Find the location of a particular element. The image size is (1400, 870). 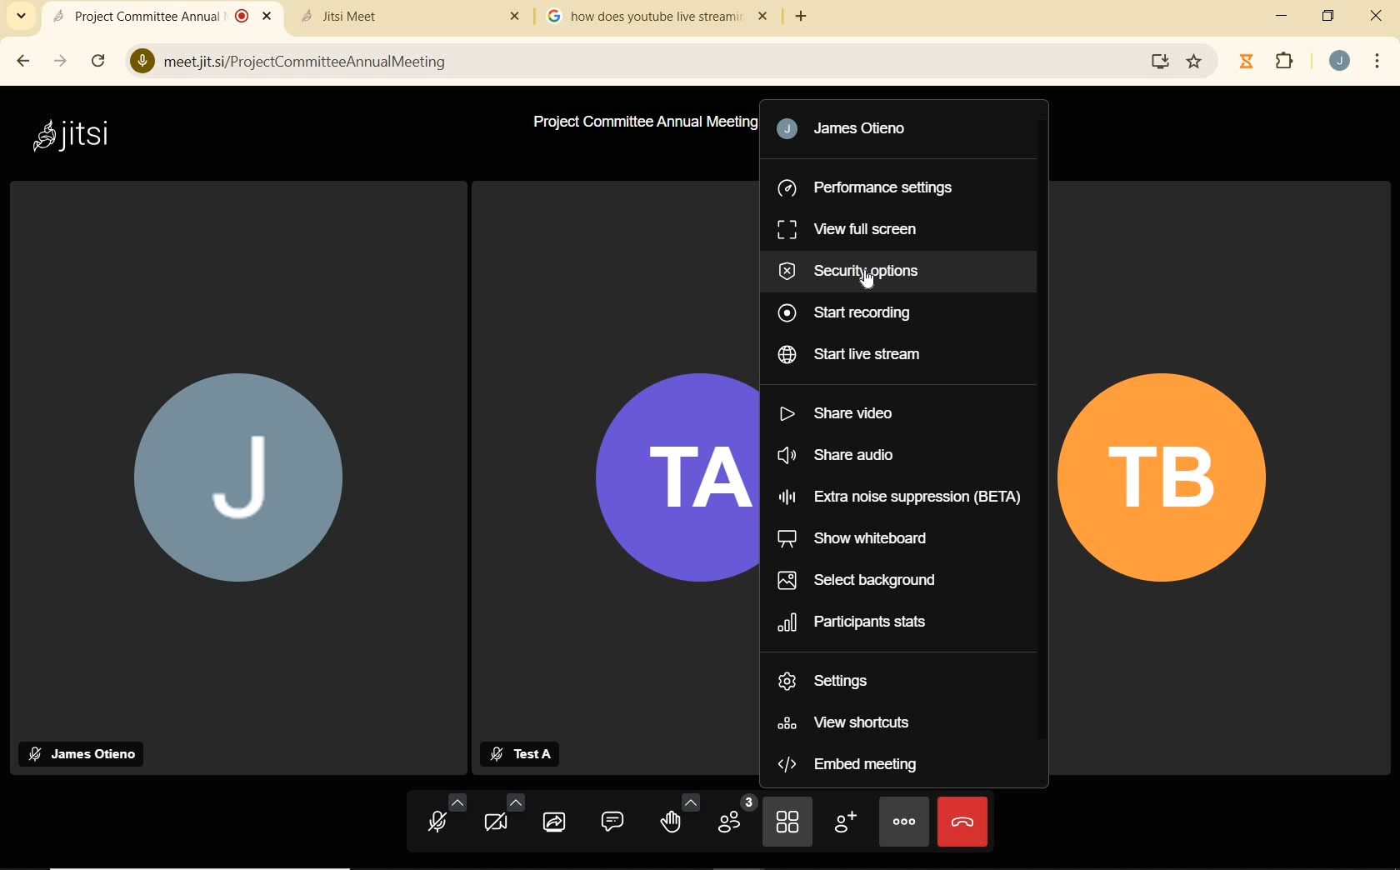

SELECT BACKGROUND is located at coordinates (857, 581).